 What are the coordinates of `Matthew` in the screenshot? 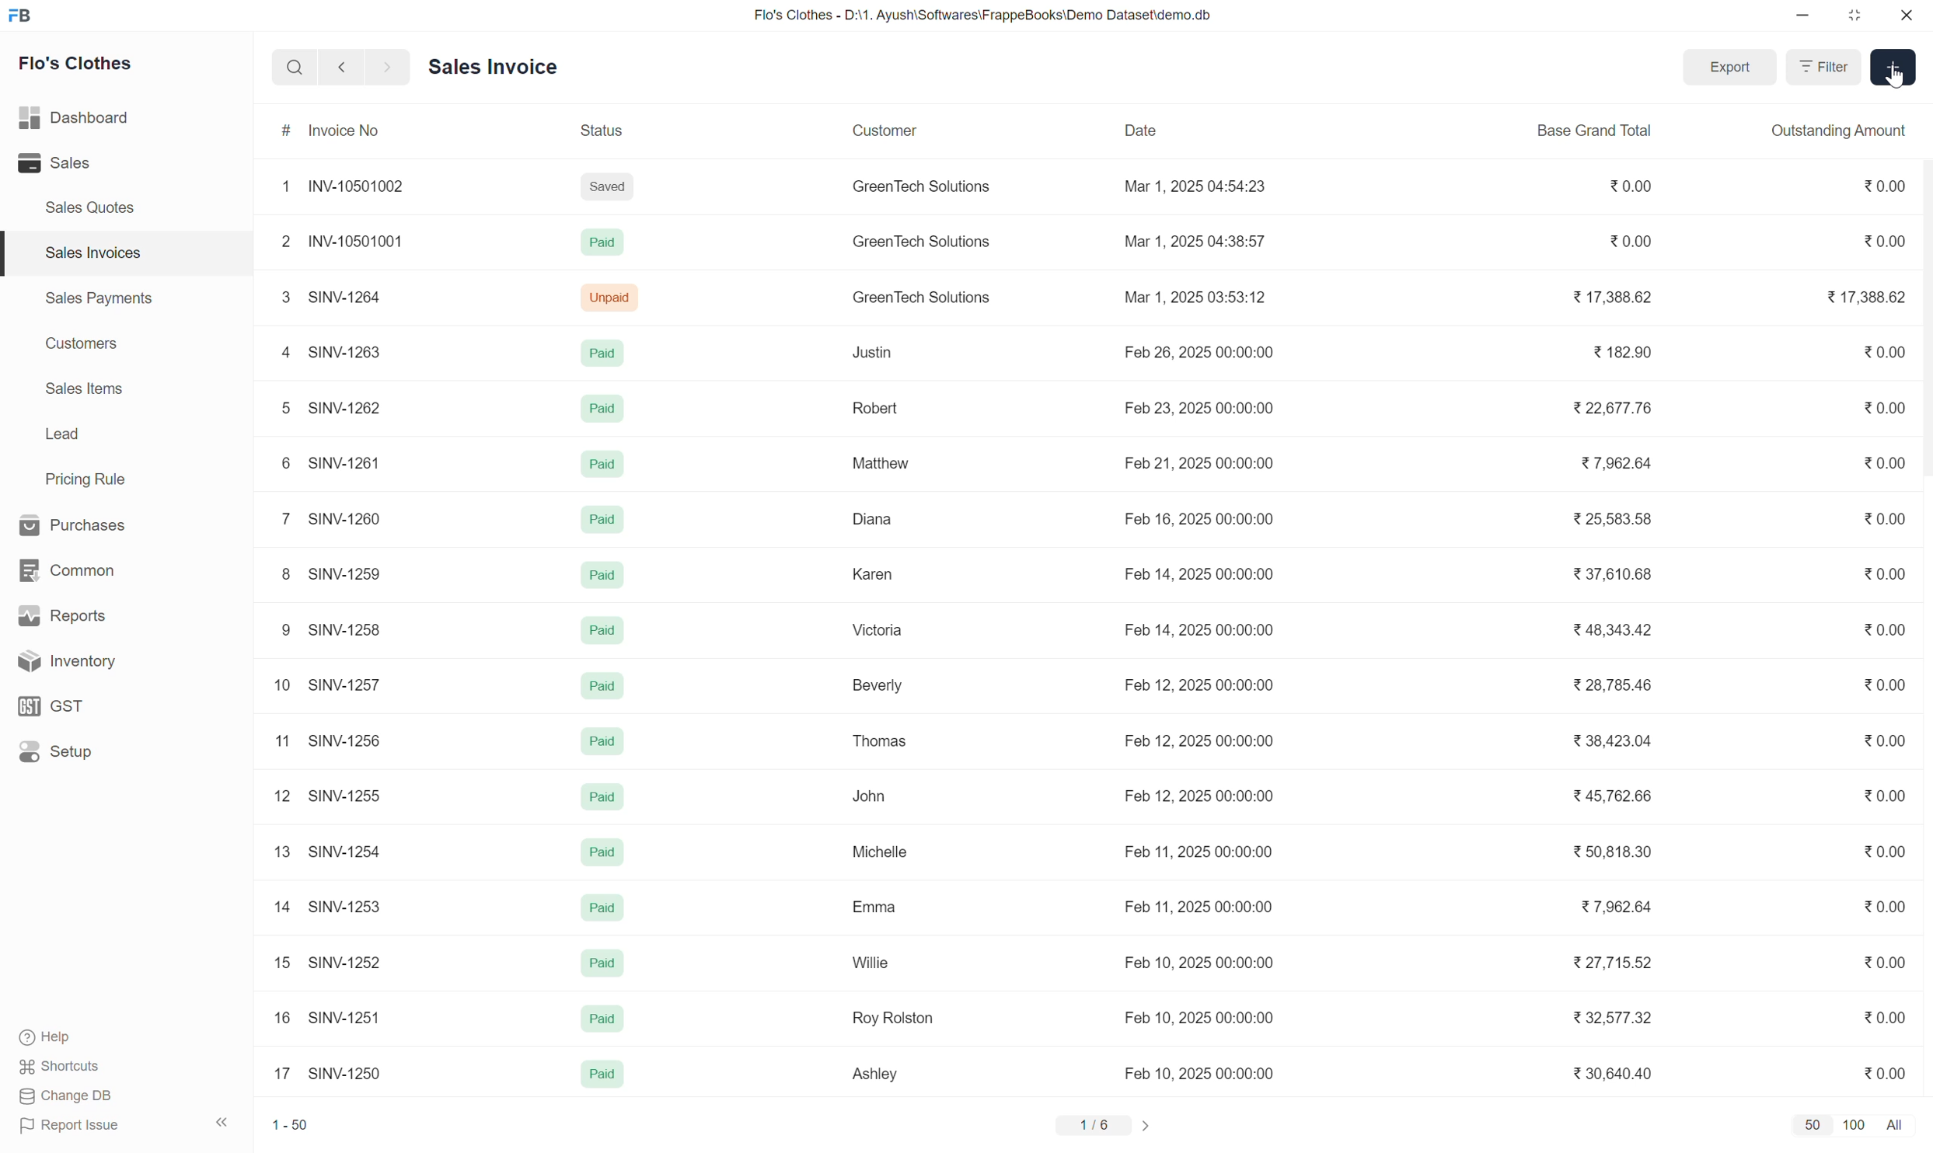 It's located at (886, 462).